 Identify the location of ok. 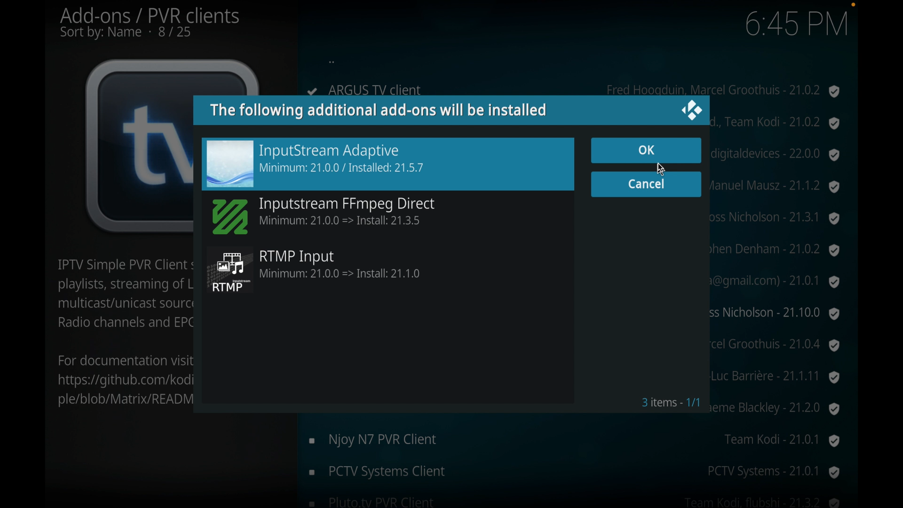
(647, 151).